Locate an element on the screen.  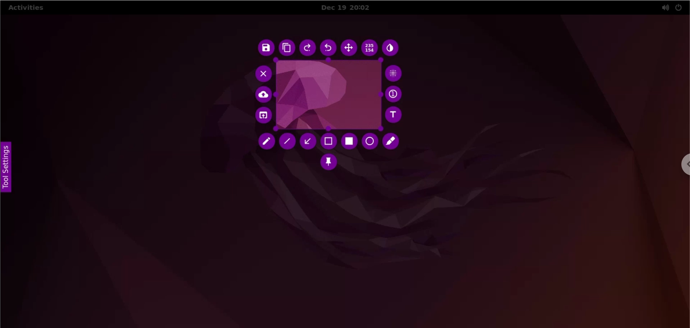
power settings is located at coordinates (678, 8).